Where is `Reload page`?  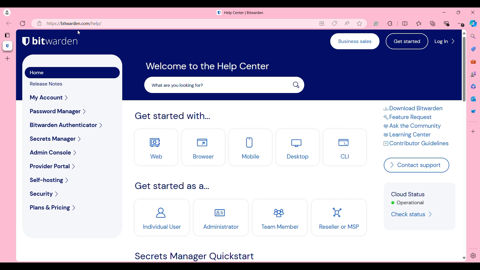
Reload page is located at coordinates (22, 23).